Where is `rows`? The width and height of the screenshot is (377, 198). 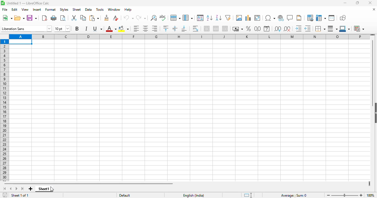 rows is located at coordinates (4, 110).